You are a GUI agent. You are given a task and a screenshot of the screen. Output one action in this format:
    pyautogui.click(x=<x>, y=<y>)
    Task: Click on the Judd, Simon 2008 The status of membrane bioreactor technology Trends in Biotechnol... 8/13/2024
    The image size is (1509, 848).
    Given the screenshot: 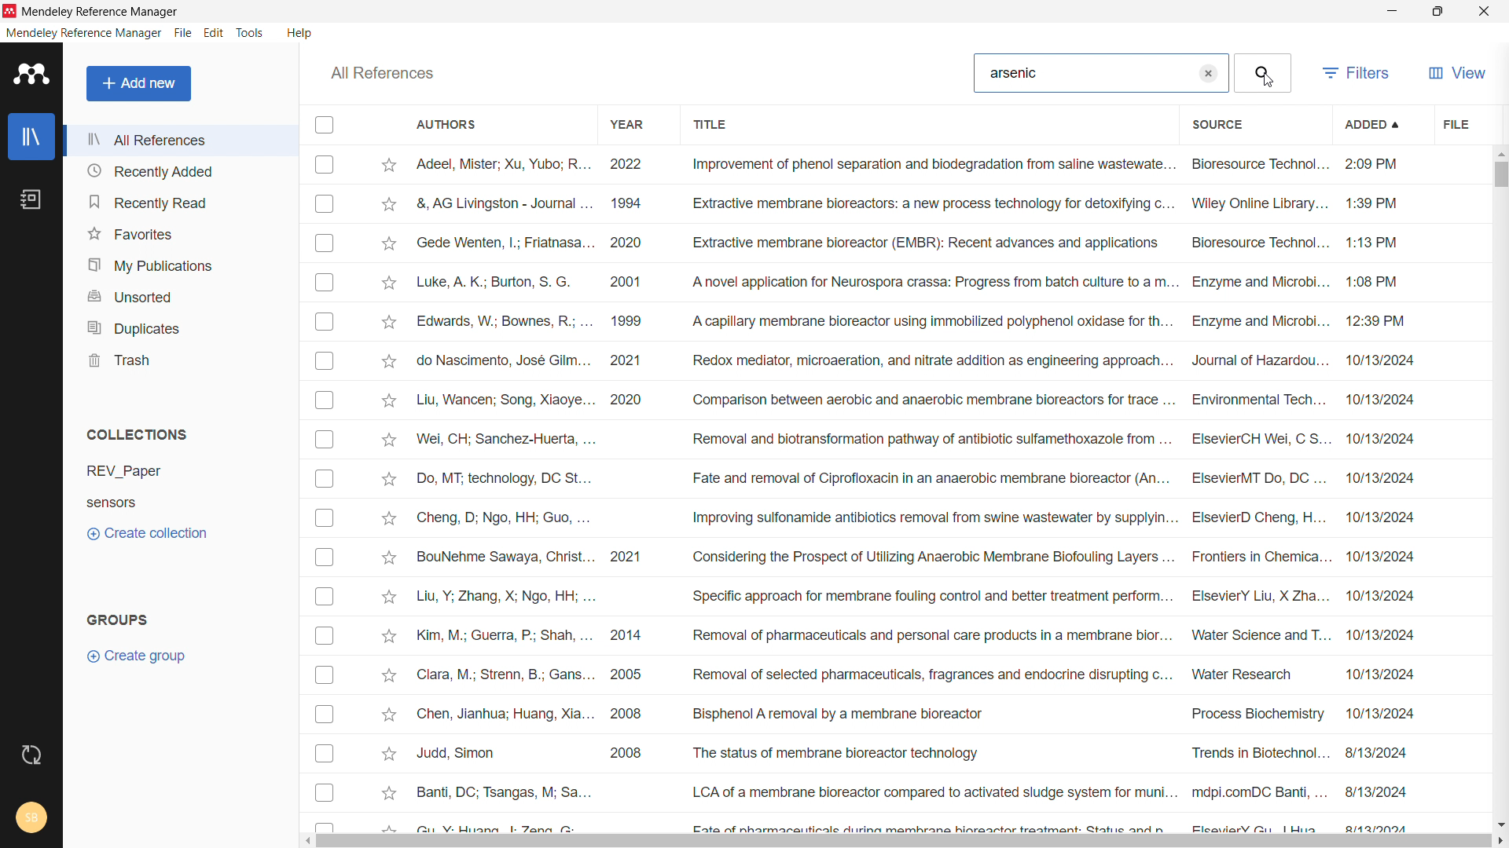 What is the action you would take?
    pyautogui.click(x=909, y=751)
    